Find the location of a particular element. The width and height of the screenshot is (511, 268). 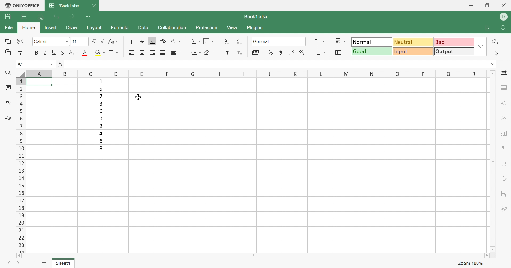

Previous is located at coordinates (9, 263).